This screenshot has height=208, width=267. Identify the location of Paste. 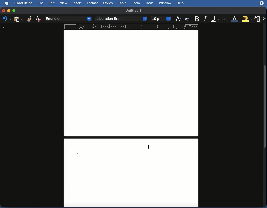
(18, 19).